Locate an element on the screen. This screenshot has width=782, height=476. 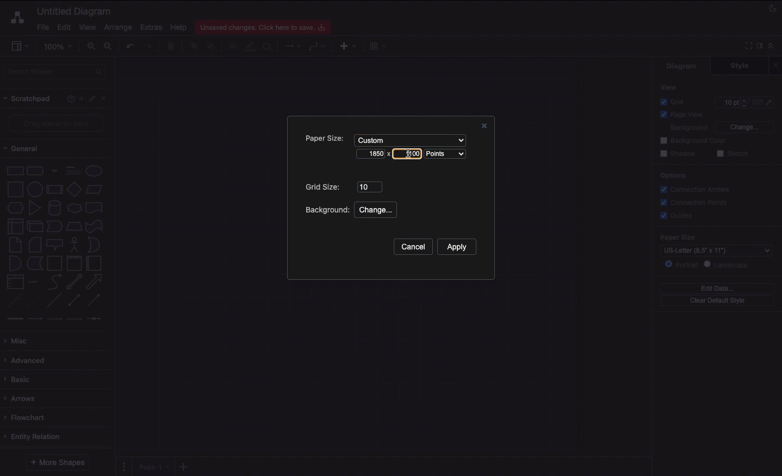
Correction arrows is located at coordinates (693, 189).